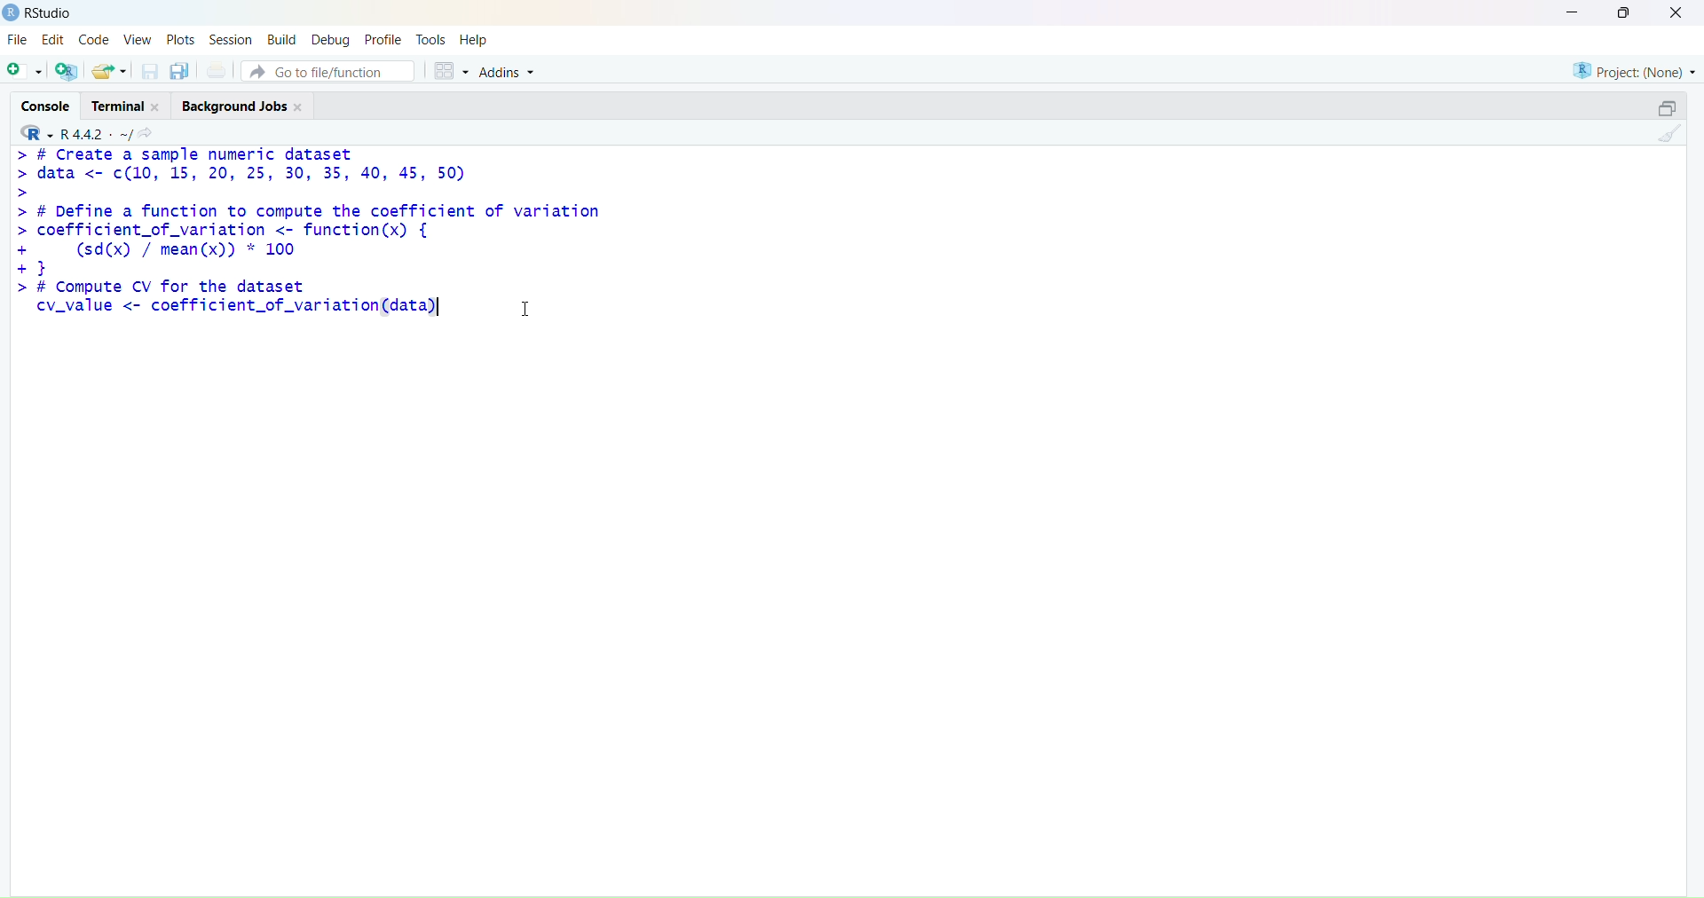  Describe the element at coordinates (53, 39) in the screenshot. I see `edit` at that location.